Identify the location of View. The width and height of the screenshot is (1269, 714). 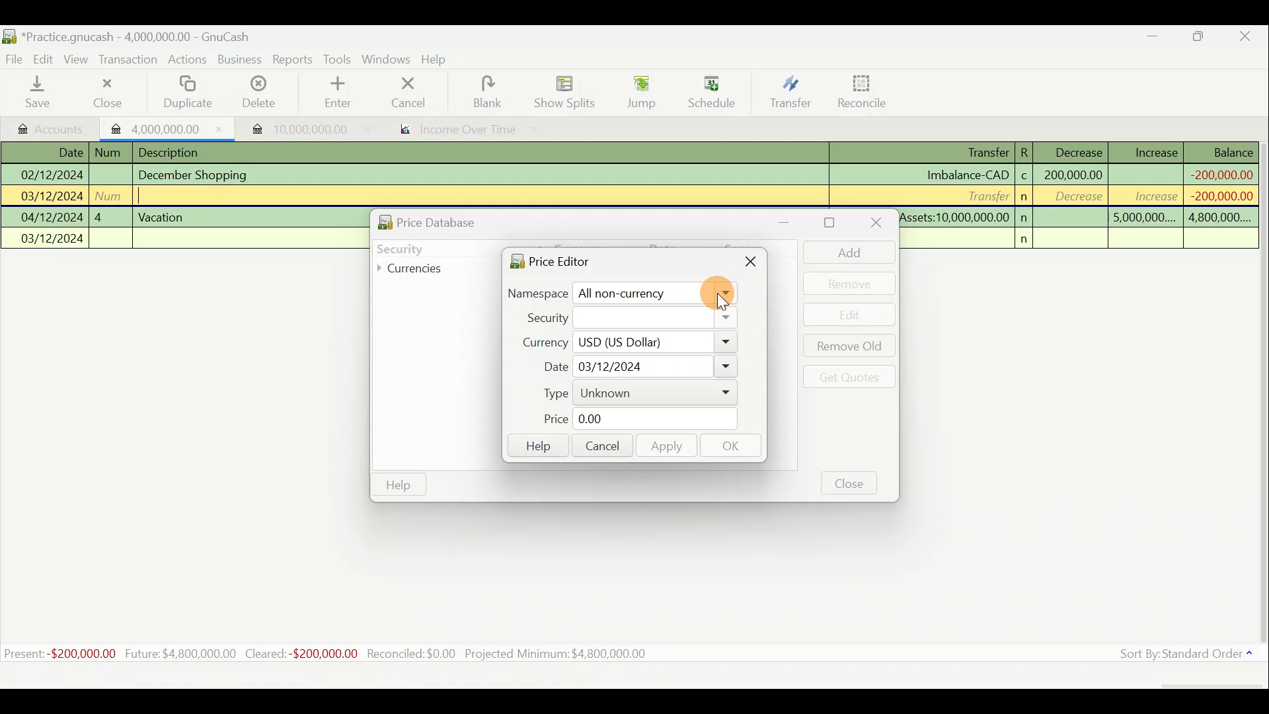
(80, 59).